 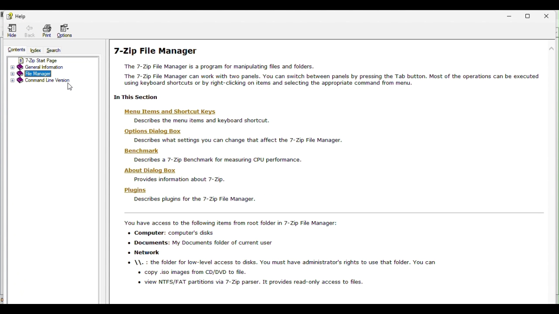 I want to click on 7 zip start page, so click(x=46, y=60).